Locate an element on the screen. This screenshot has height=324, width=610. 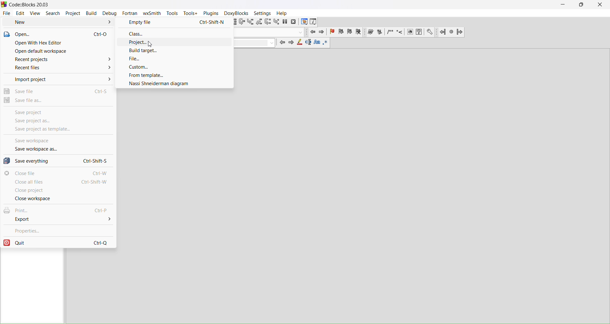
Insert line is located at coordinates (400, 32).